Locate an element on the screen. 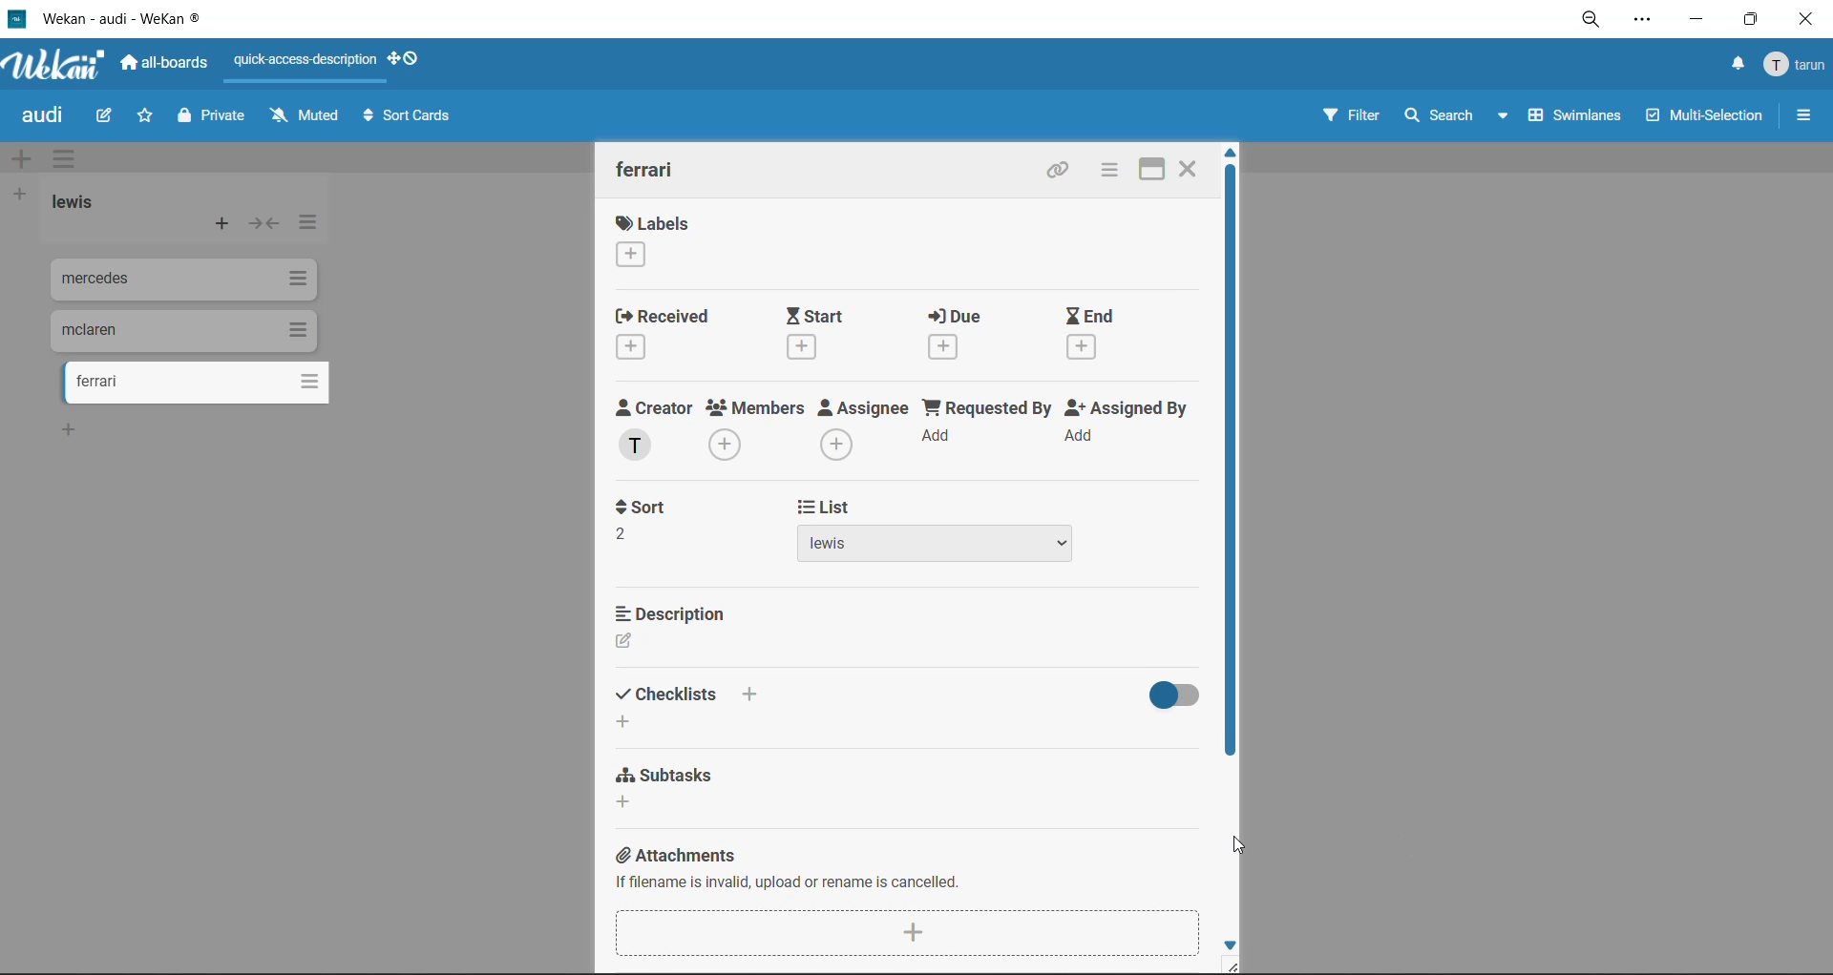 The height and width of the screenshot is (975, 1833). members is located at coordinates (754, 429).